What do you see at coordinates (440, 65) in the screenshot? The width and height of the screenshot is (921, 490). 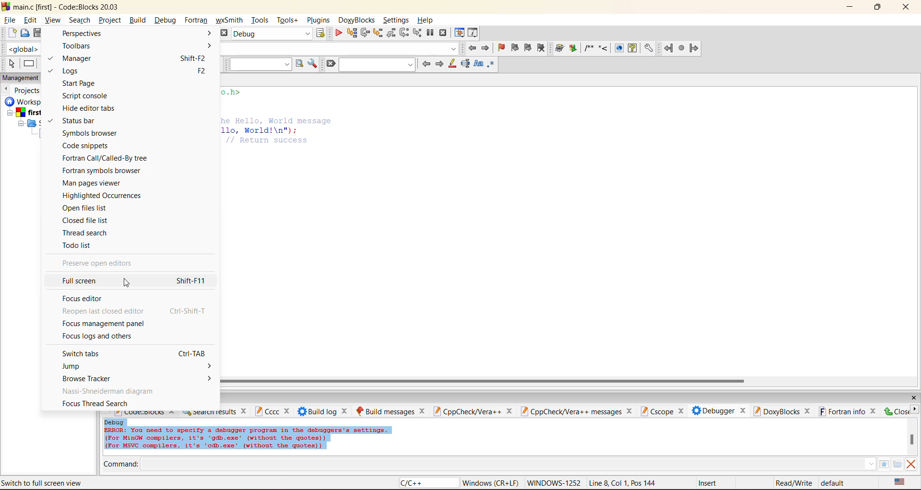 I see `next` at bounding box center [440, 65].